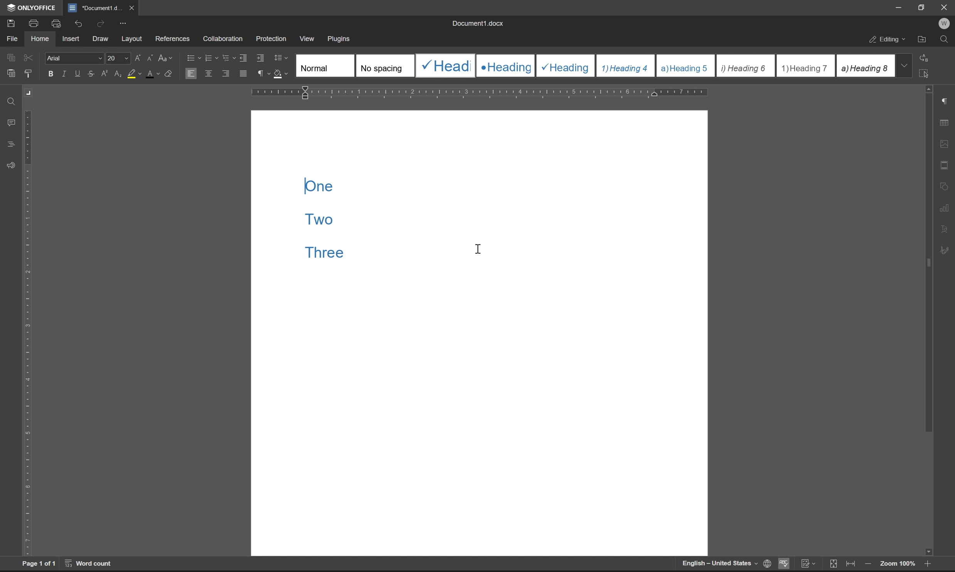 The width and height of the screenshot is (955, 572). What do you see at coordinates (71, 38) in the screenshot?
I see `insert` at bounding box center [71, 38].